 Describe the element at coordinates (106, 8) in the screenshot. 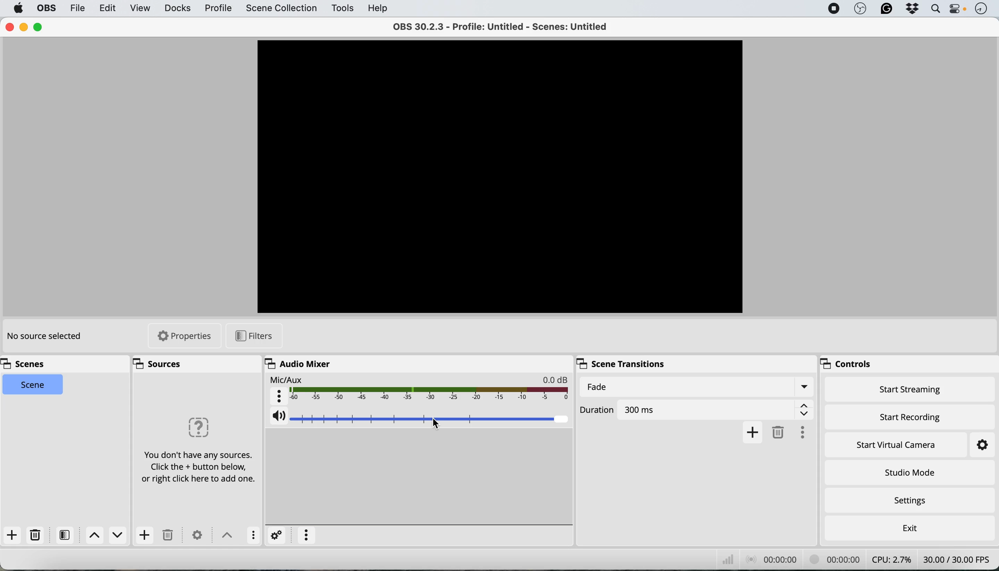

I see `edit` at that location.